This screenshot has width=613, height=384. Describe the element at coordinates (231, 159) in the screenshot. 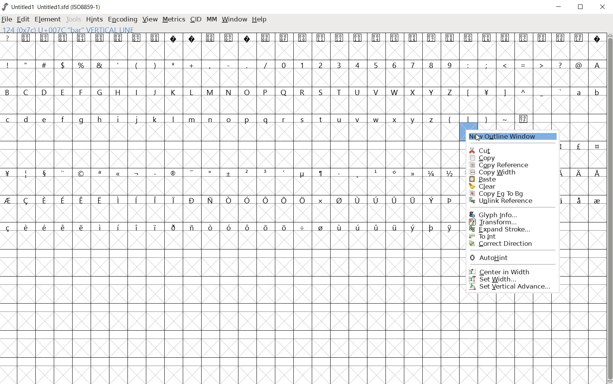

I see `empty cells` at that location.